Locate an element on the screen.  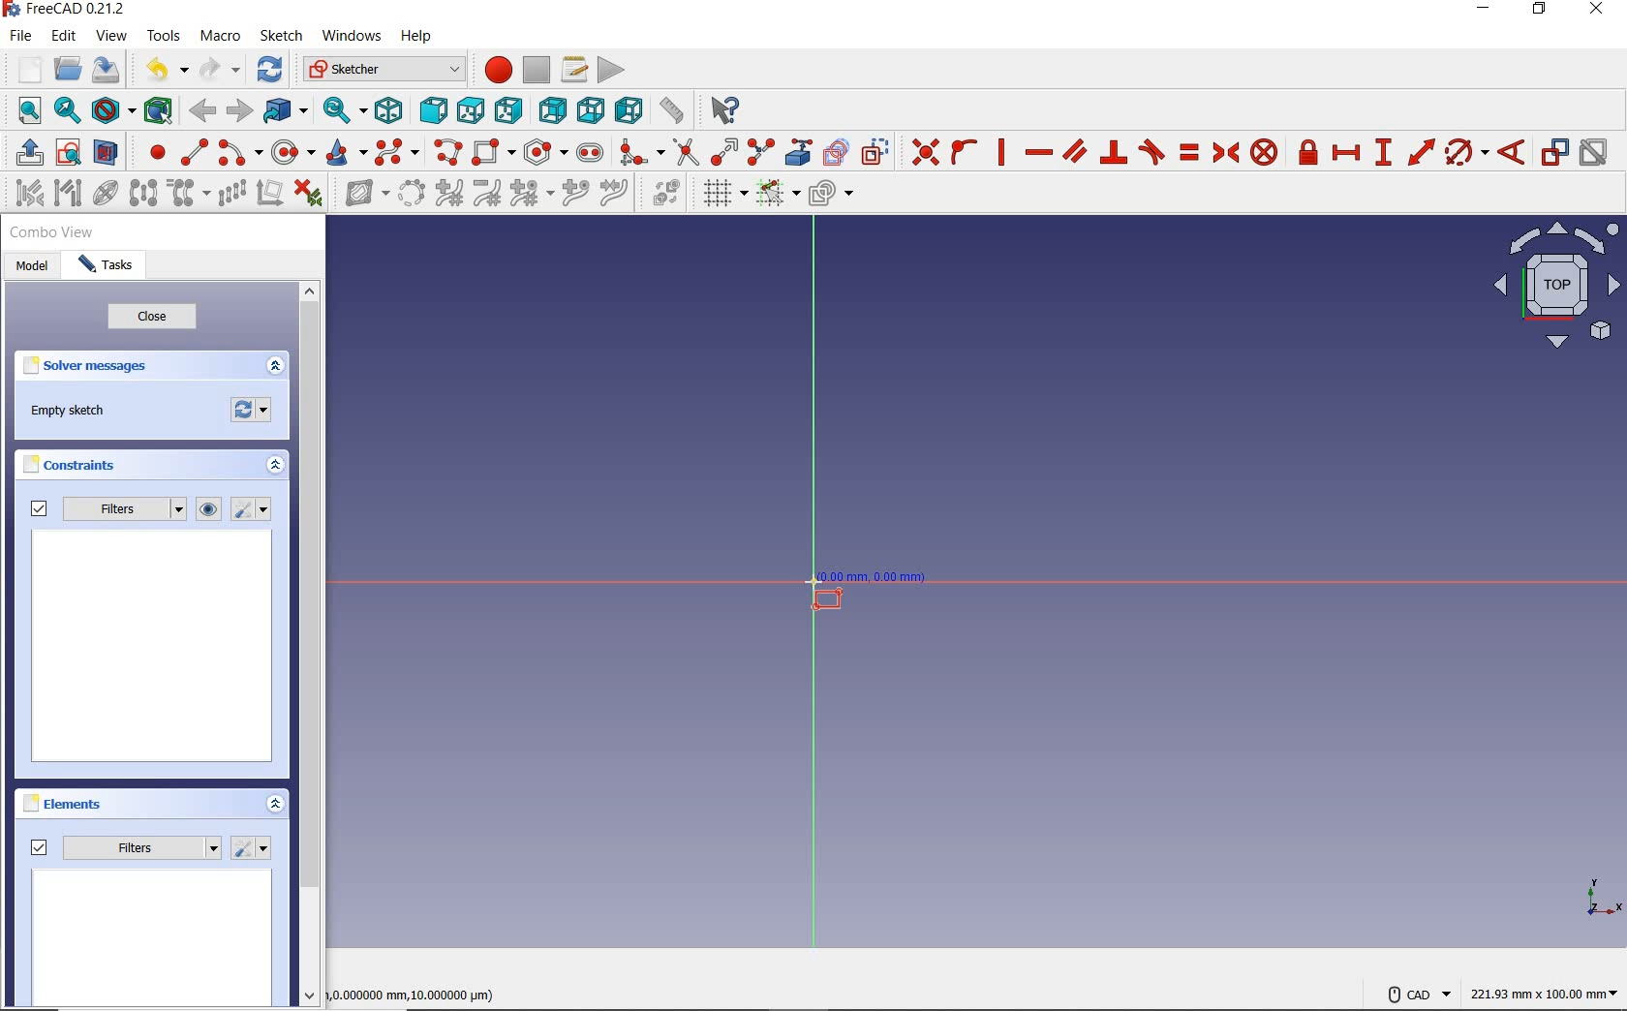
stop macro recording is located at coordinates (537, 70).